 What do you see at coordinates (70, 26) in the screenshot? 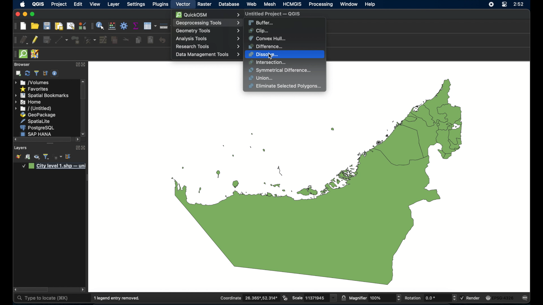
I see `open layout manager` at bounding box center [70, 26].